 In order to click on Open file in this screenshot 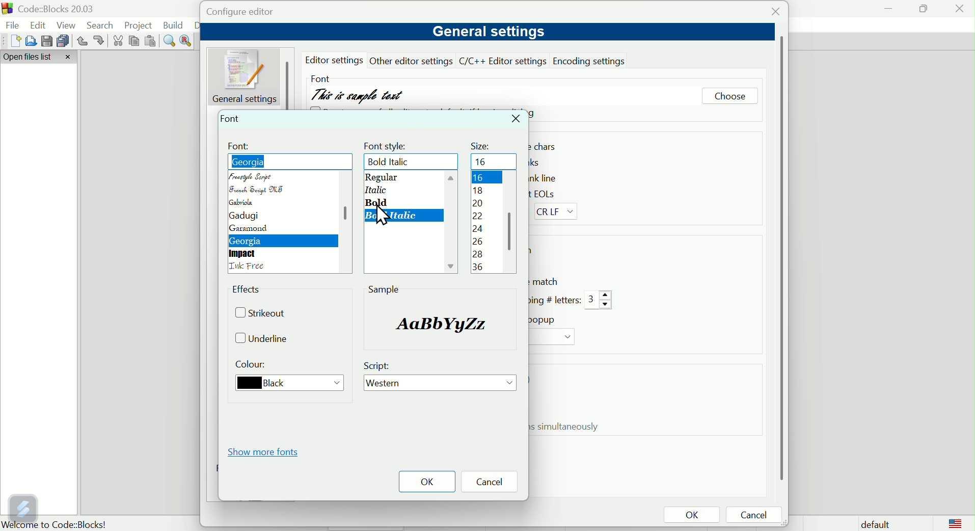, I will do `click(29, 41)`.